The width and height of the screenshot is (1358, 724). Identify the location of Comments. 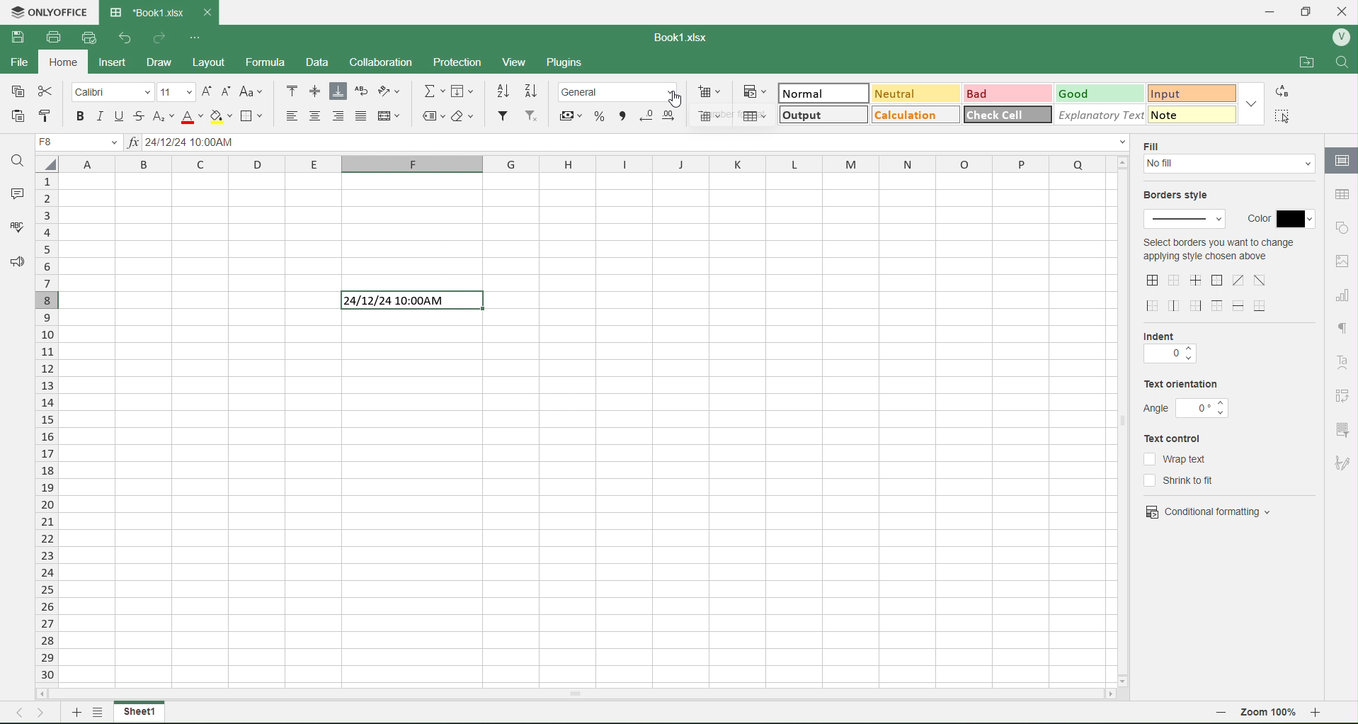
(15, 191).